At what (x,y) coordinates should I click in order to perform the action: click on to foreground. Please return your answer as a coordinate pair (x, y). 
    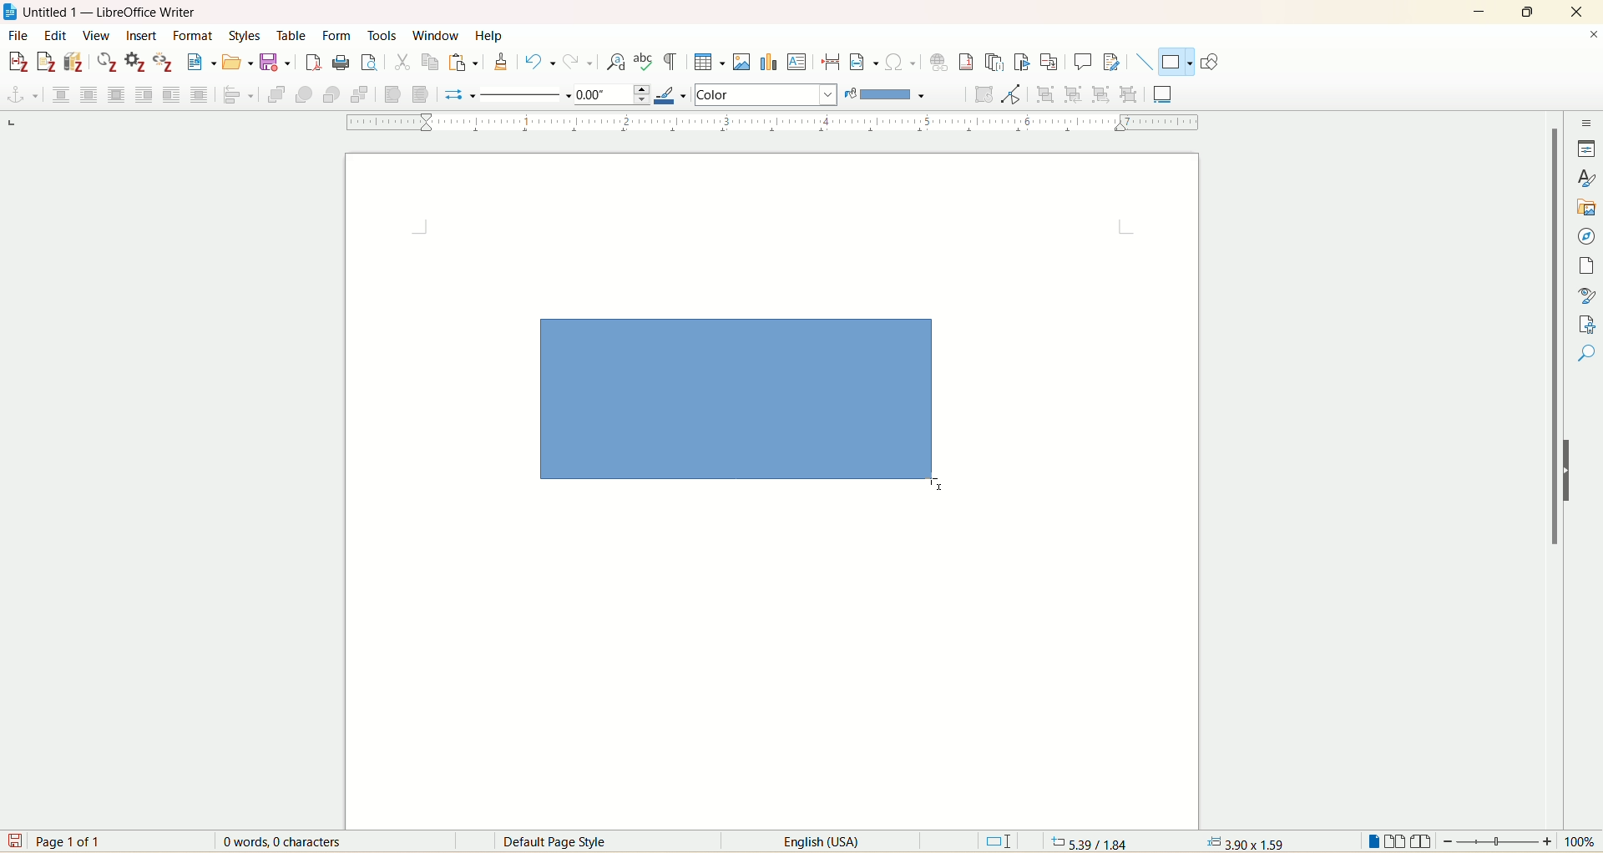
    Looking at the image, I should click on (396, 93).